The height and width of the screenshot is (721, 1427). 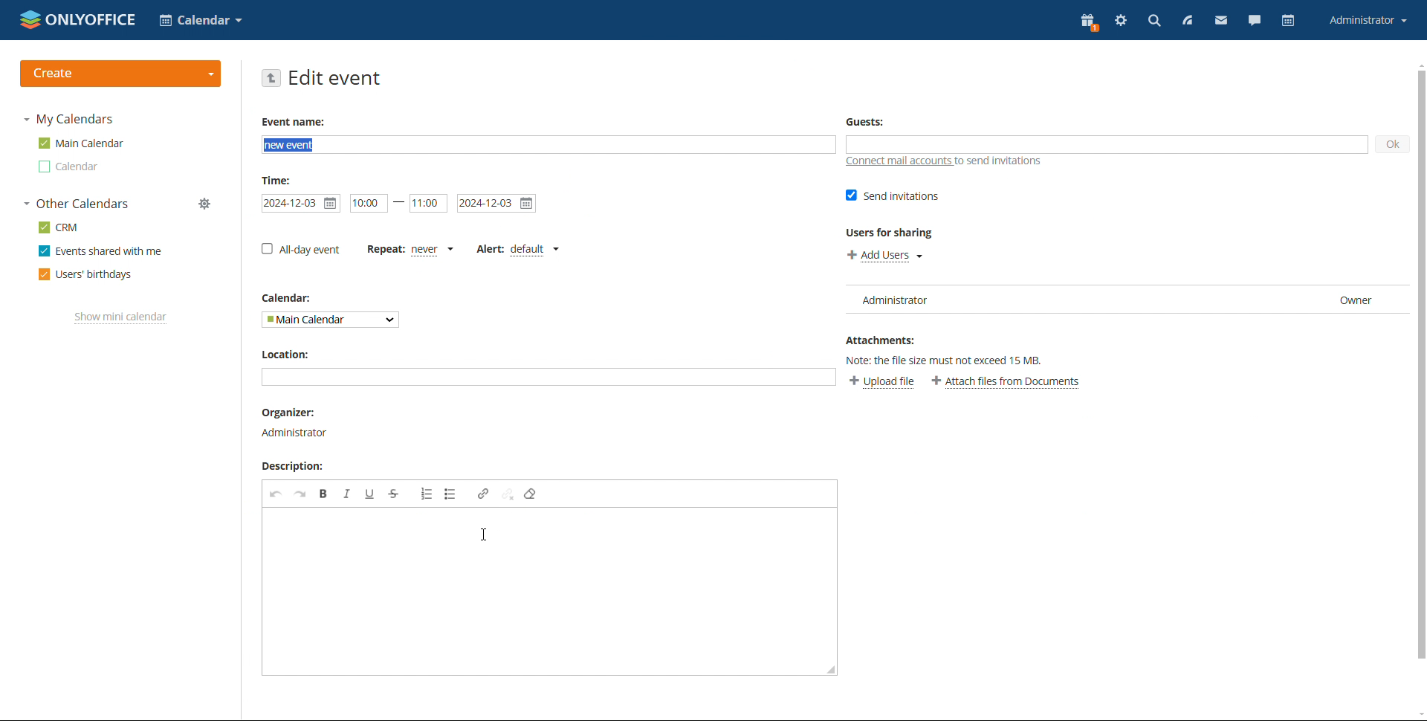 What do you see at coordinates (329, 320) in the screenshot?
I see `select calendar` at bounding box center [329, 320].